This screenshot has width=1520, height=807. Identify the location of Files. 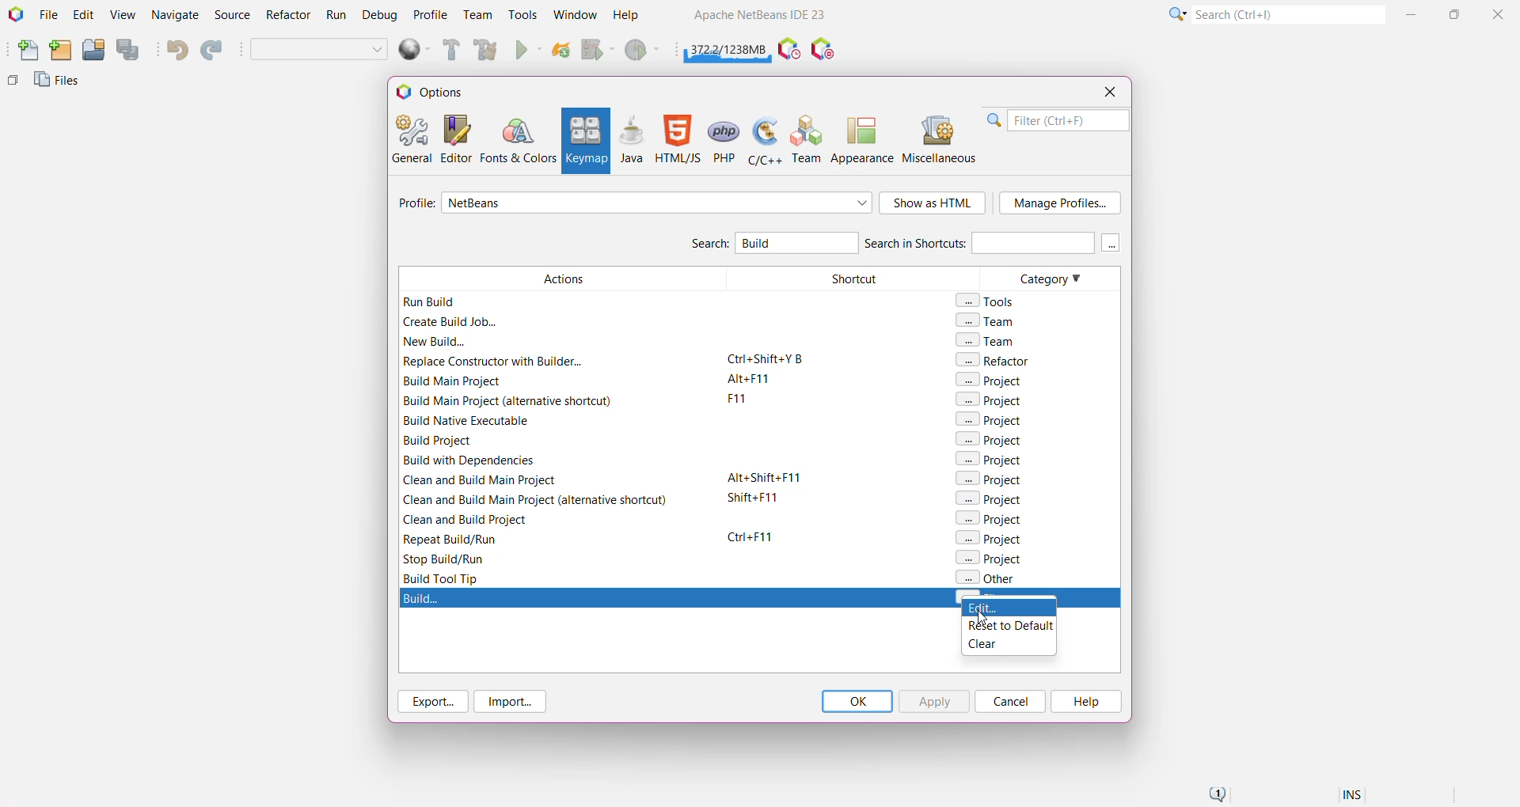
(59, 84).